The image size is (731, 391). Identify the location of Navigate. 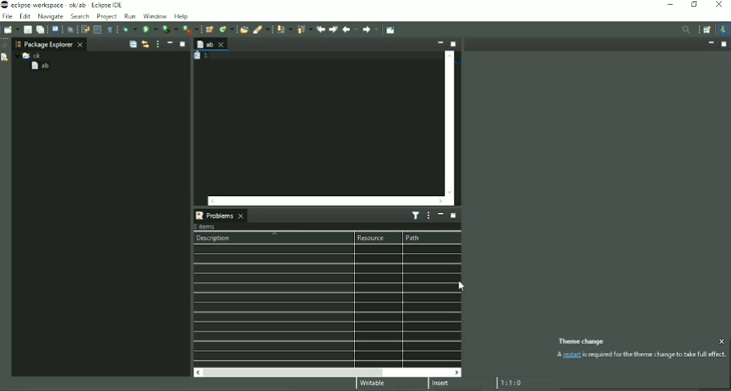
(50, 17).